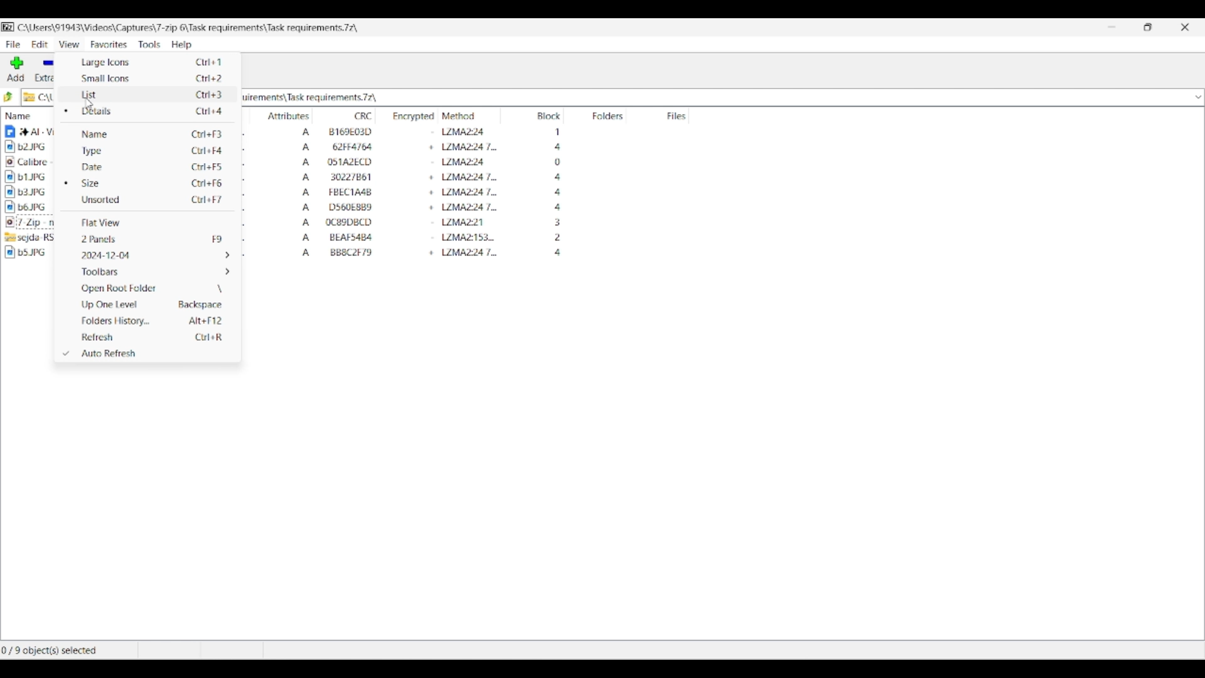  What do you see at coordinates (13, 45) in the screenshot?
I see `File menu` at bounding box center [13, 45].